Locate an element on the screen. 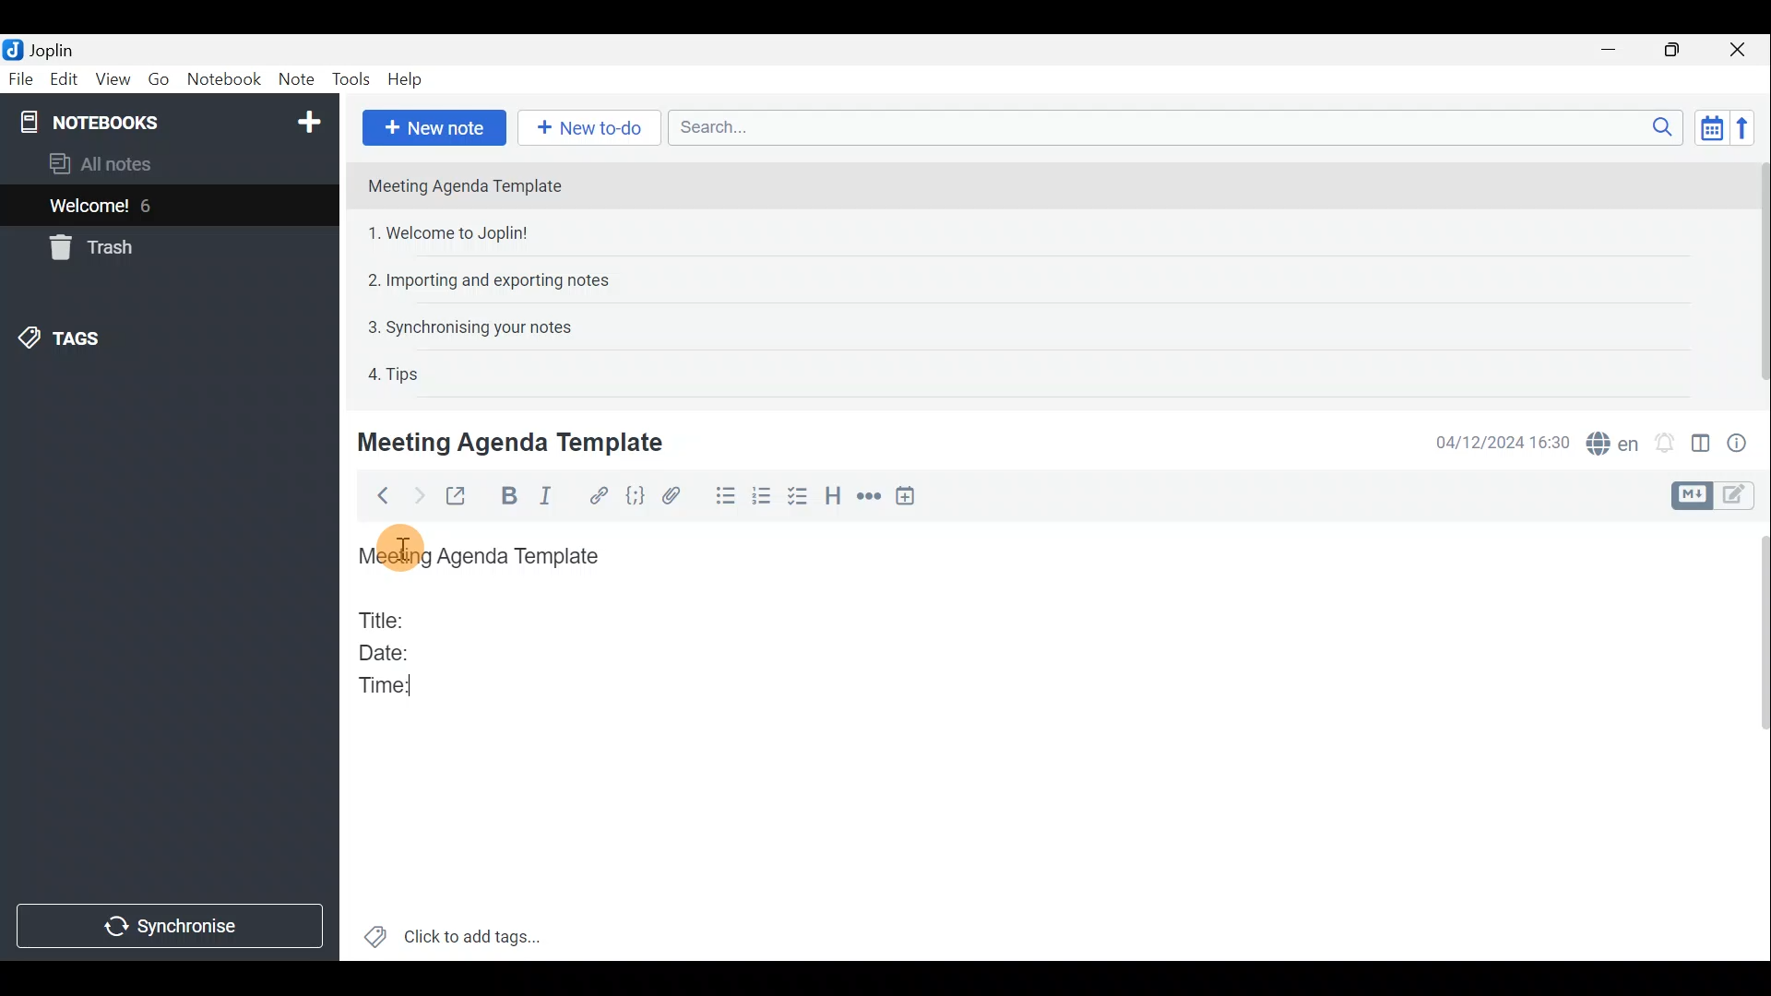  Back is located at coordinates (377, 499).